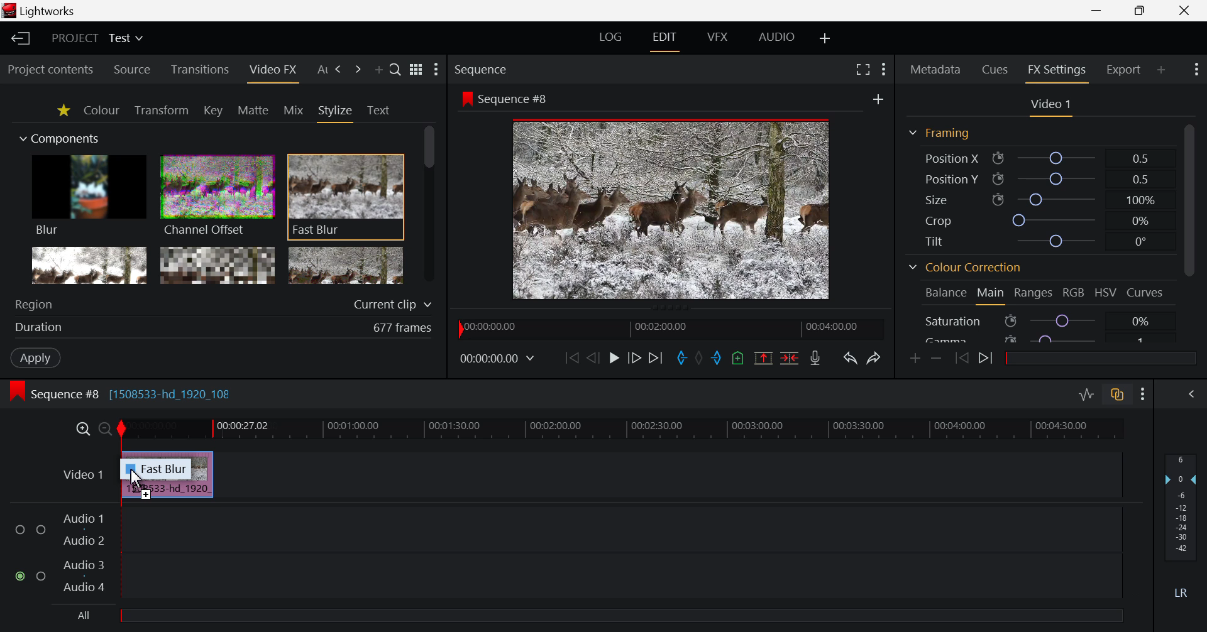  I want to click on Add Layout, so click(826, 40).